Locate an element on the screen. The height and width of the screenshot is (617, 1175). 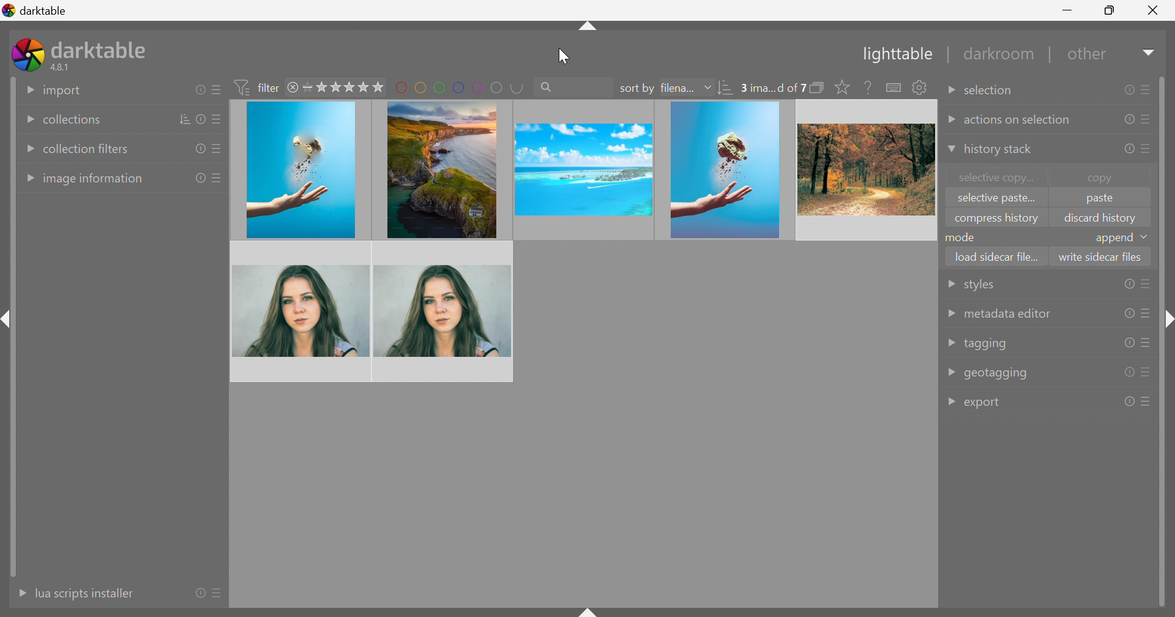
image is located at coordinates (865, 170).